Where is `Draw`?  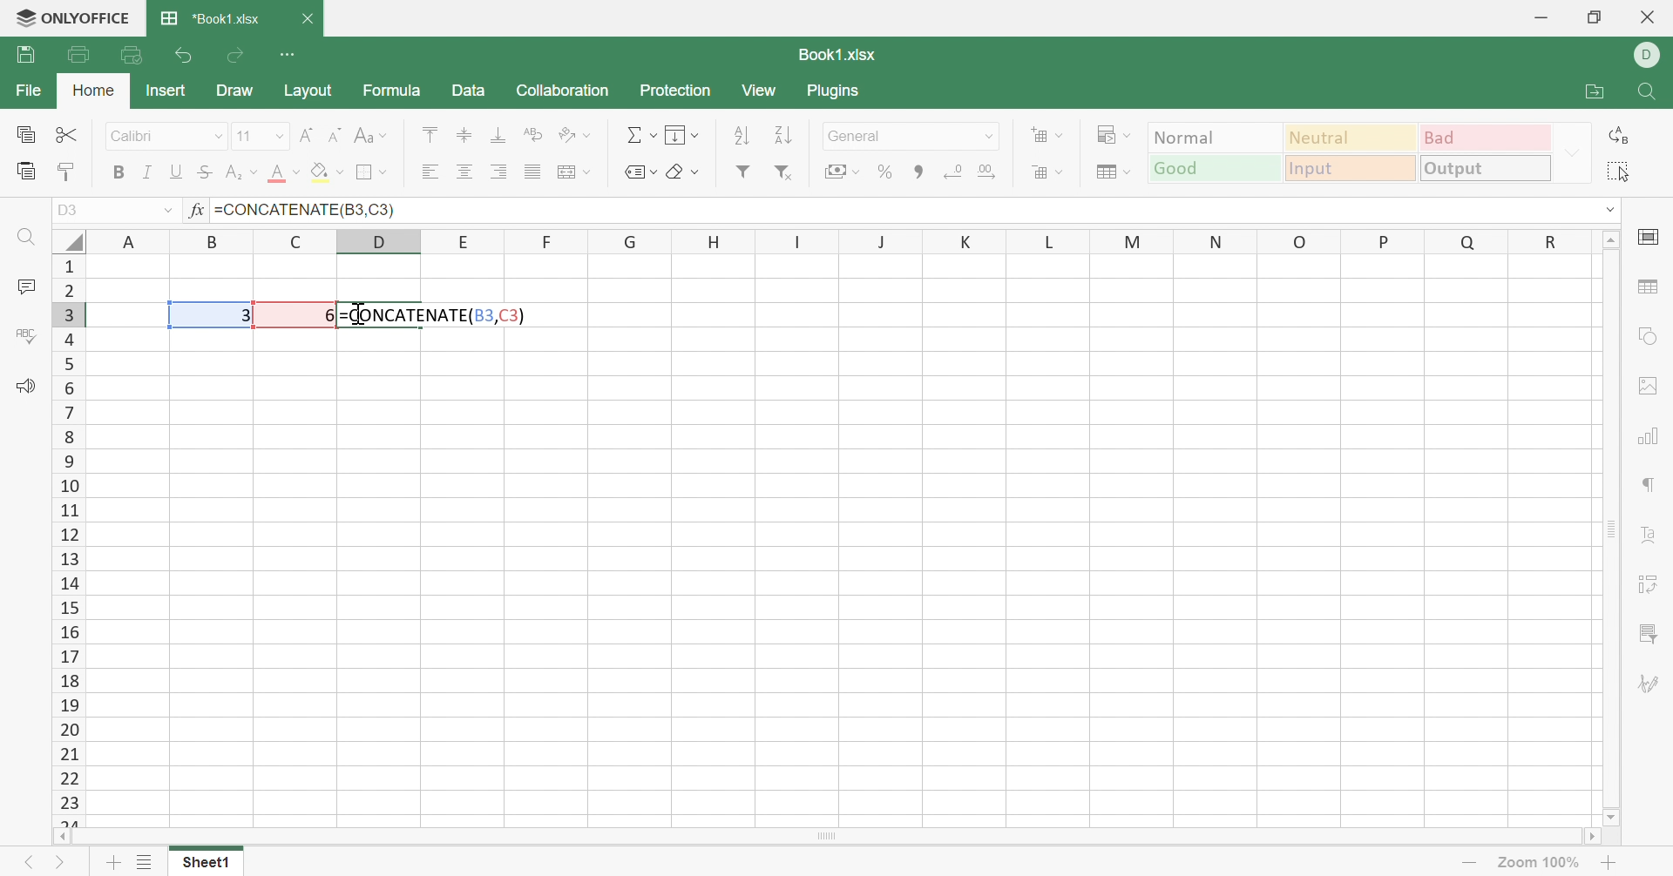
Draw is located at coordinates (234, 89).